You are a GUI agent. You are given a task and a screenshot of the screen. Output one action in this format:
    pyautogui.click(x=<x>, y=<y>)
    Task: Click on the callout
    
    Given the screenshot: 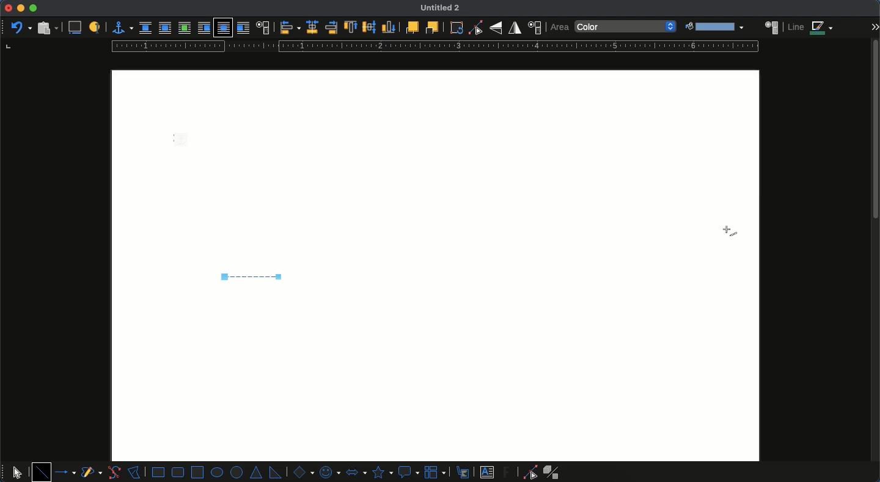 What is the action you would take?
    pyautogui.click(x=408, y=472)
    